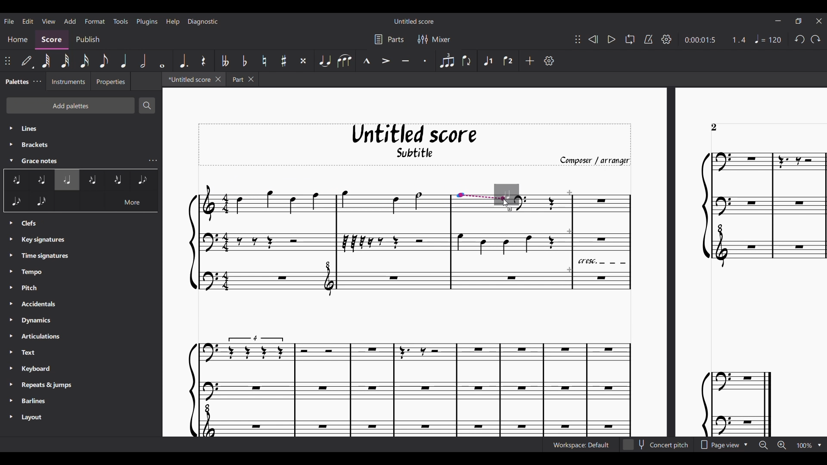 This screenshot has width=827, height=465. I want to click on Palette list, so click(82, 144).